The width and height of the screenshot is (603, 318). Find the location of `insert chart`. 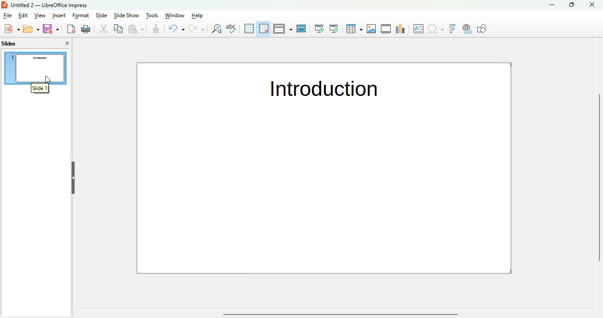

insert chart is located at coordinates (401, 29).